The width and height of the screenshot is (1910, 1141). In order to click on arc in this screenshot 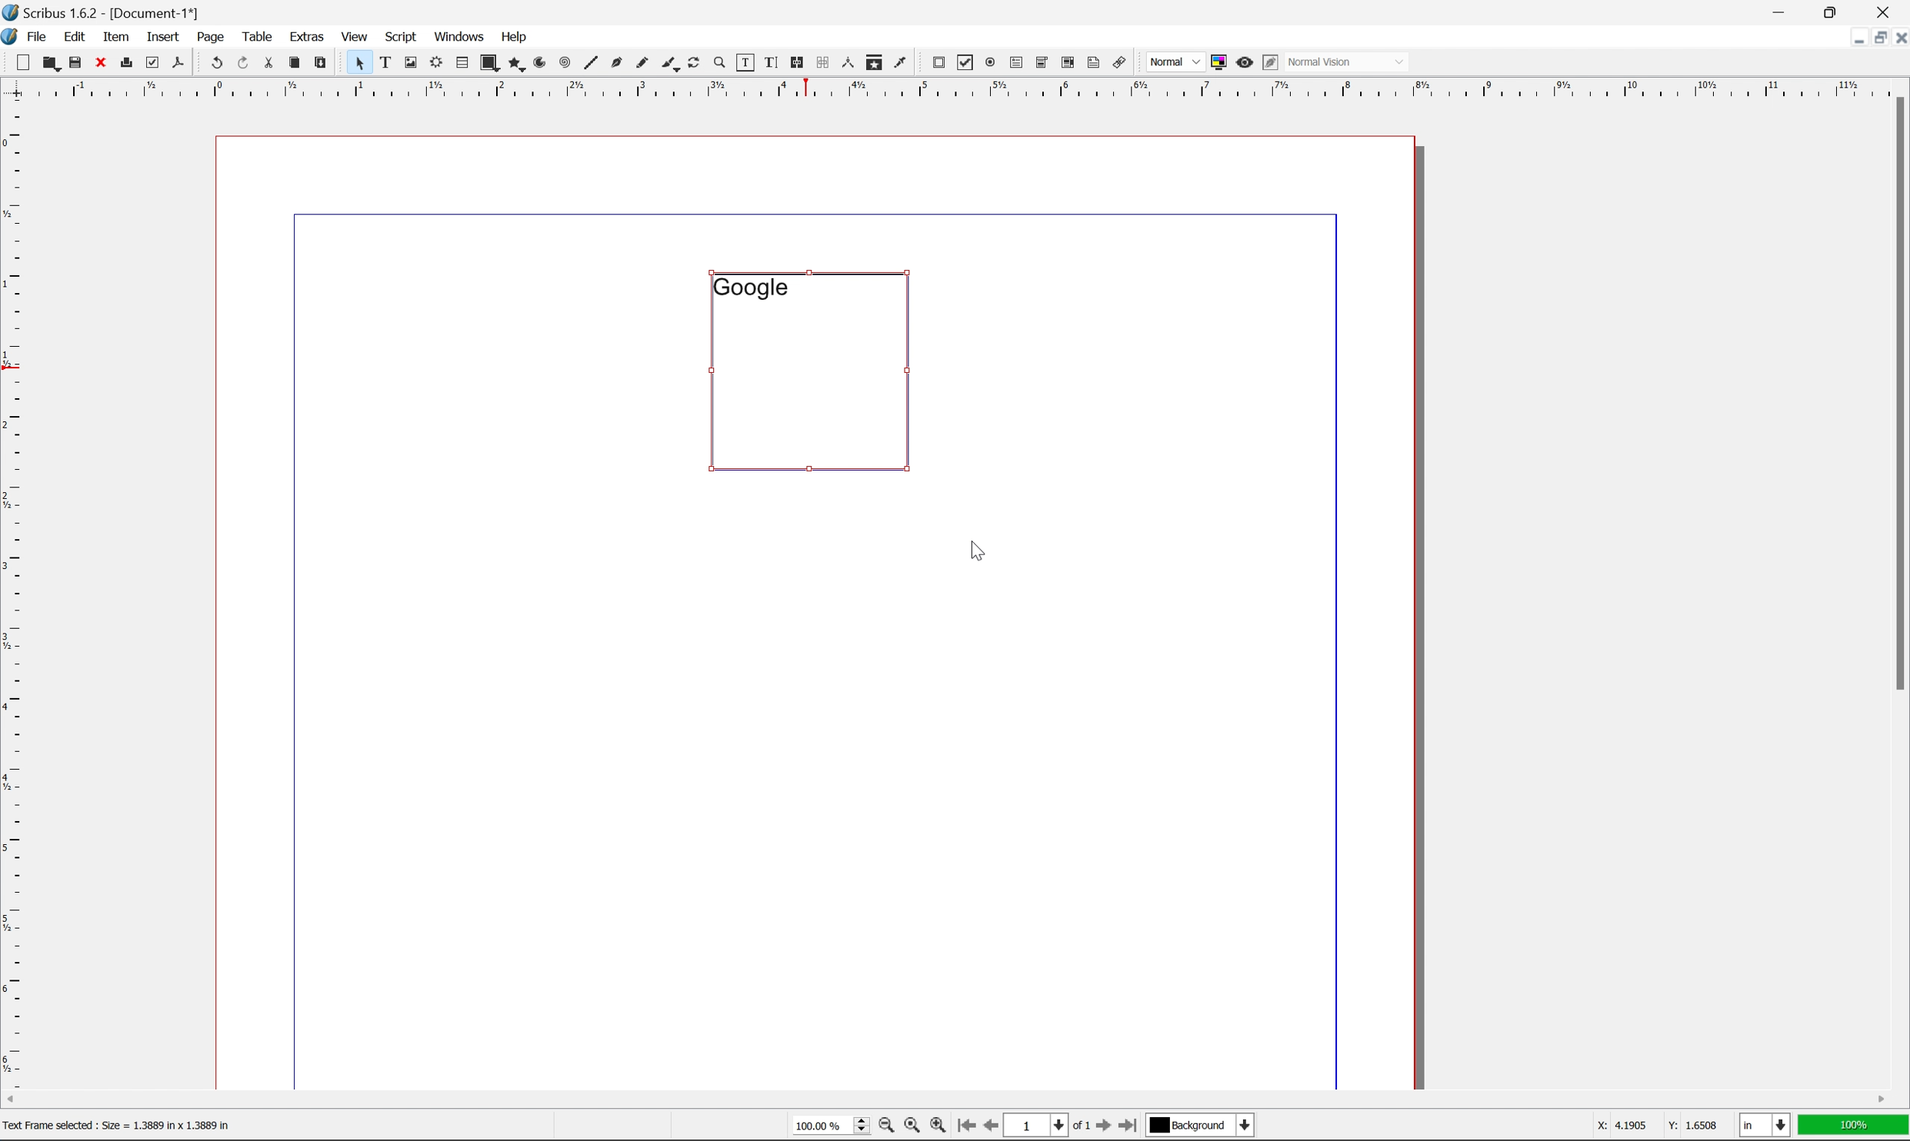, I will do `click(542, 63)`.